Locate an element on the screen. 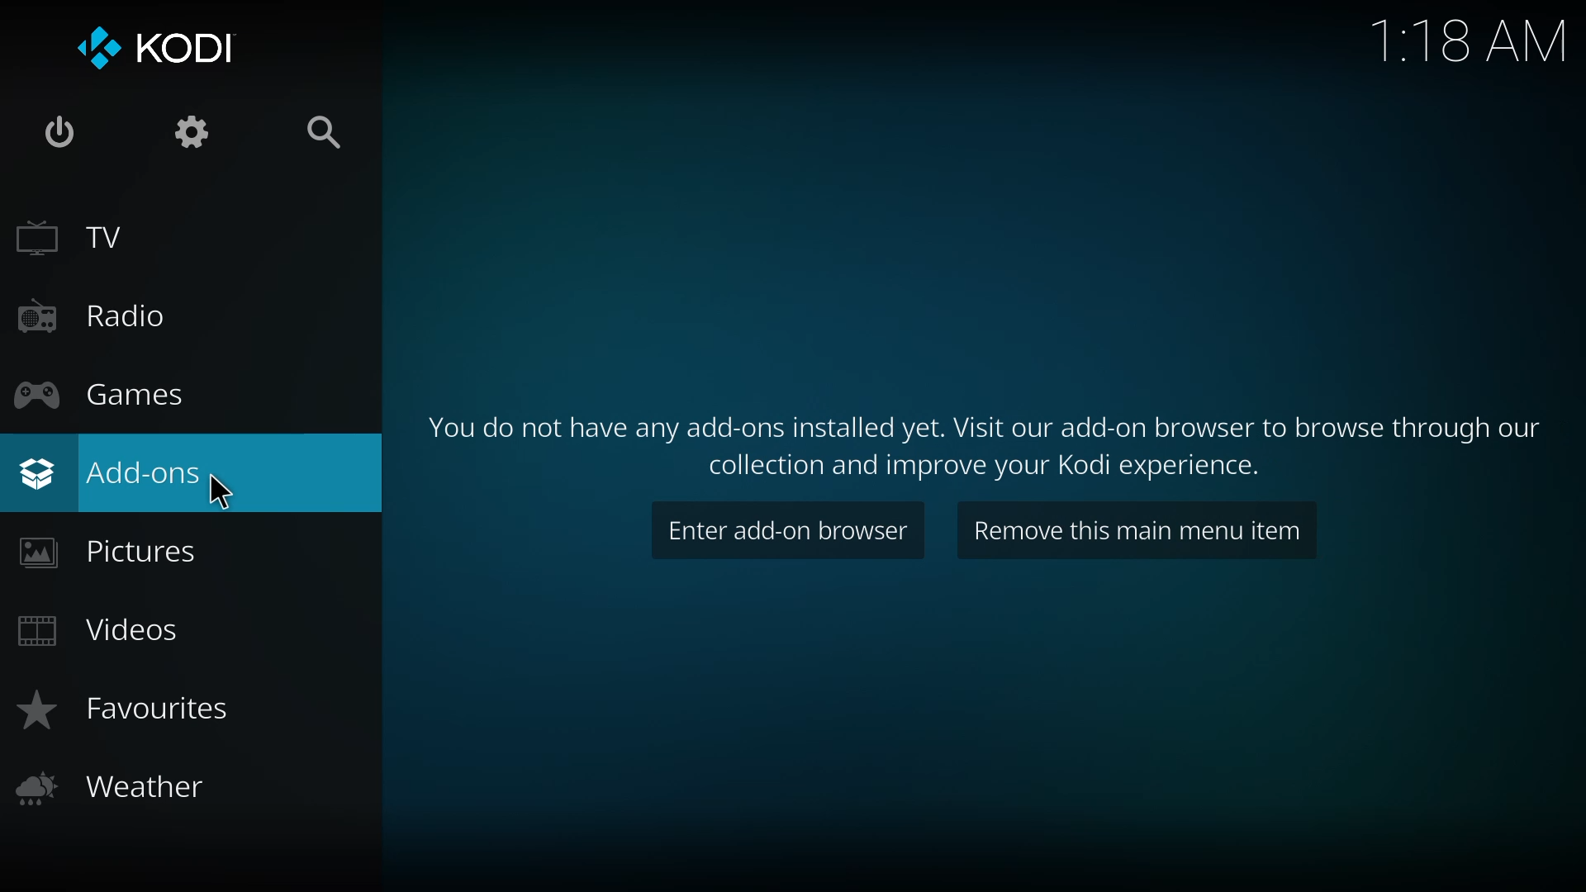 The image size is (1586, 892). enter add on browser is located at coordinates (794, 531).